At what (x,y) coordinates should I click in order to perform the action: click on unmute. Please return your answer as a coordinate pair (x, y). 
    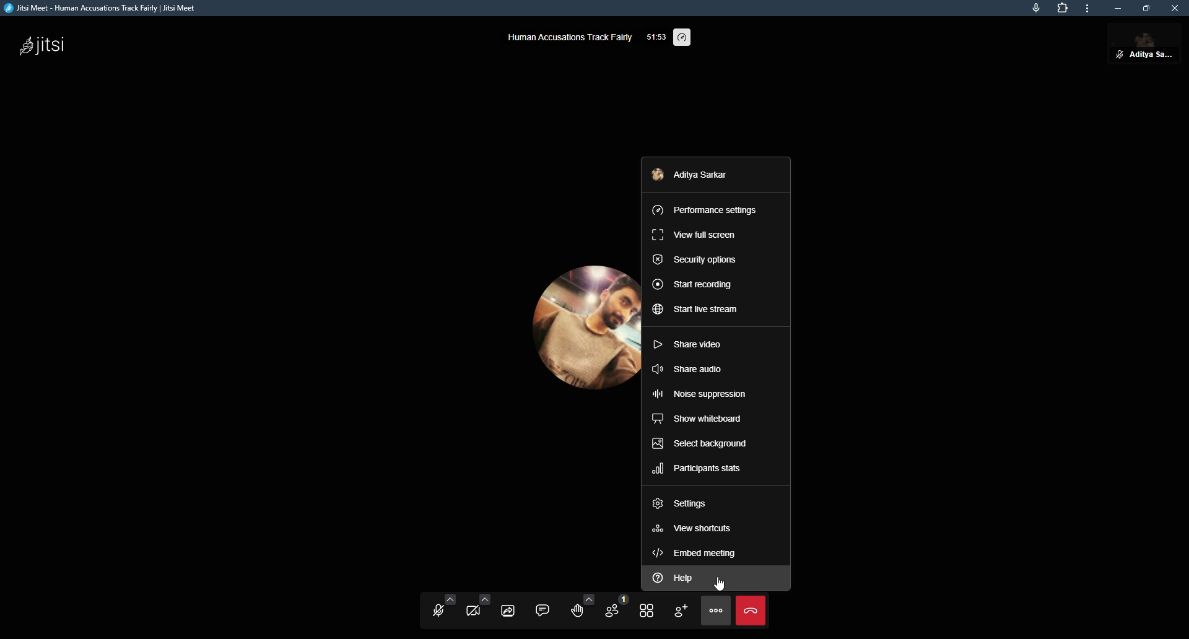
    Looking at the image, I should click on (1117, 54).